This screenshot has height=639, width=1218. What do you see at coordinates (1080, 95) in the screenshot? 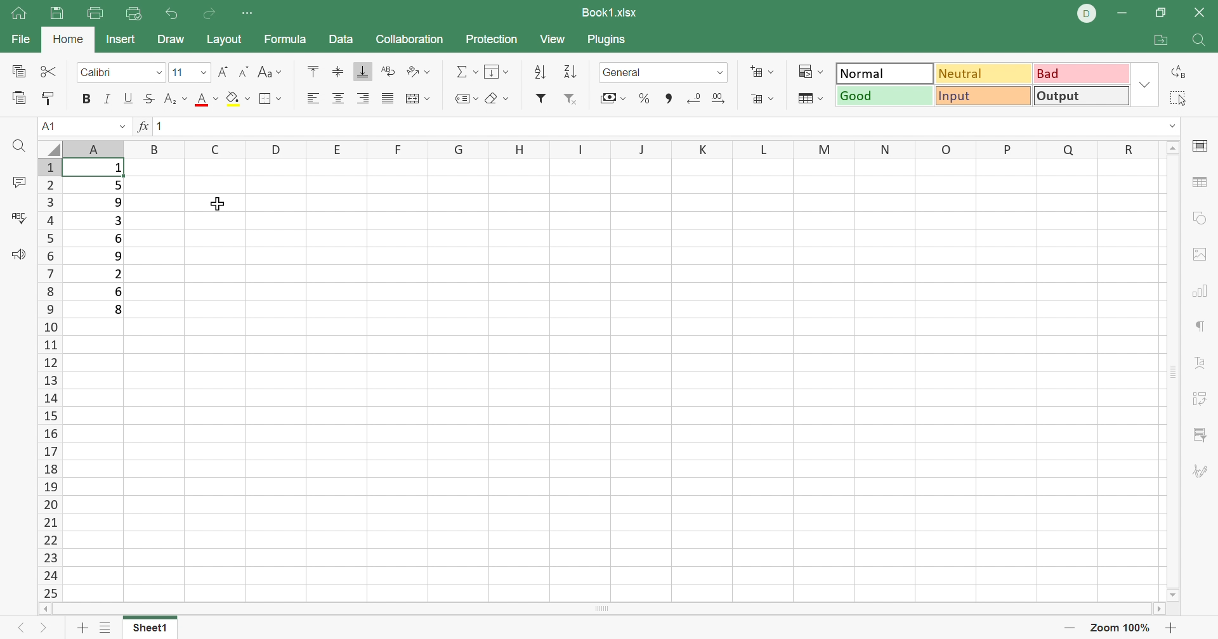
I see `Output` at bounding box center [1080, 95].